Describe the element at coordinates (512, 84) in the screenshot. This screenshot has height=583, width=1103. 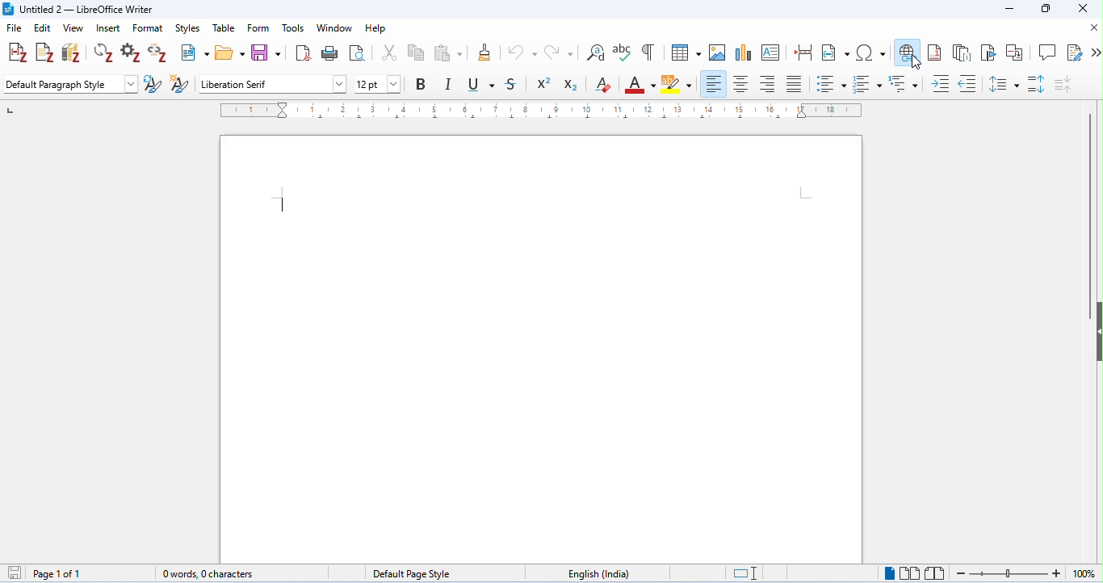
I see `strikethrough` at that location.